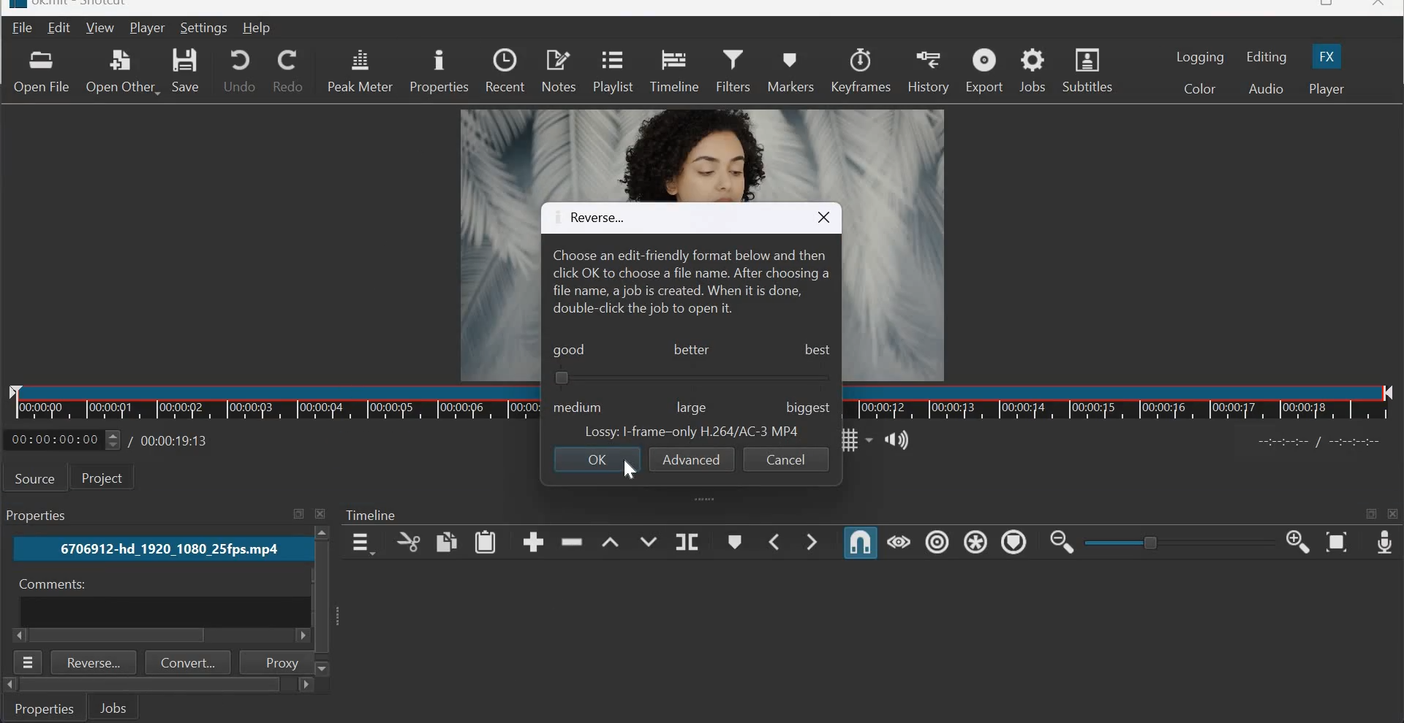 The image size is (1404, 723). What do you see at coordinates (1062, 544) in the screenshot?
I see `Zoom Timeline out` at bounding box center [1062, 544].